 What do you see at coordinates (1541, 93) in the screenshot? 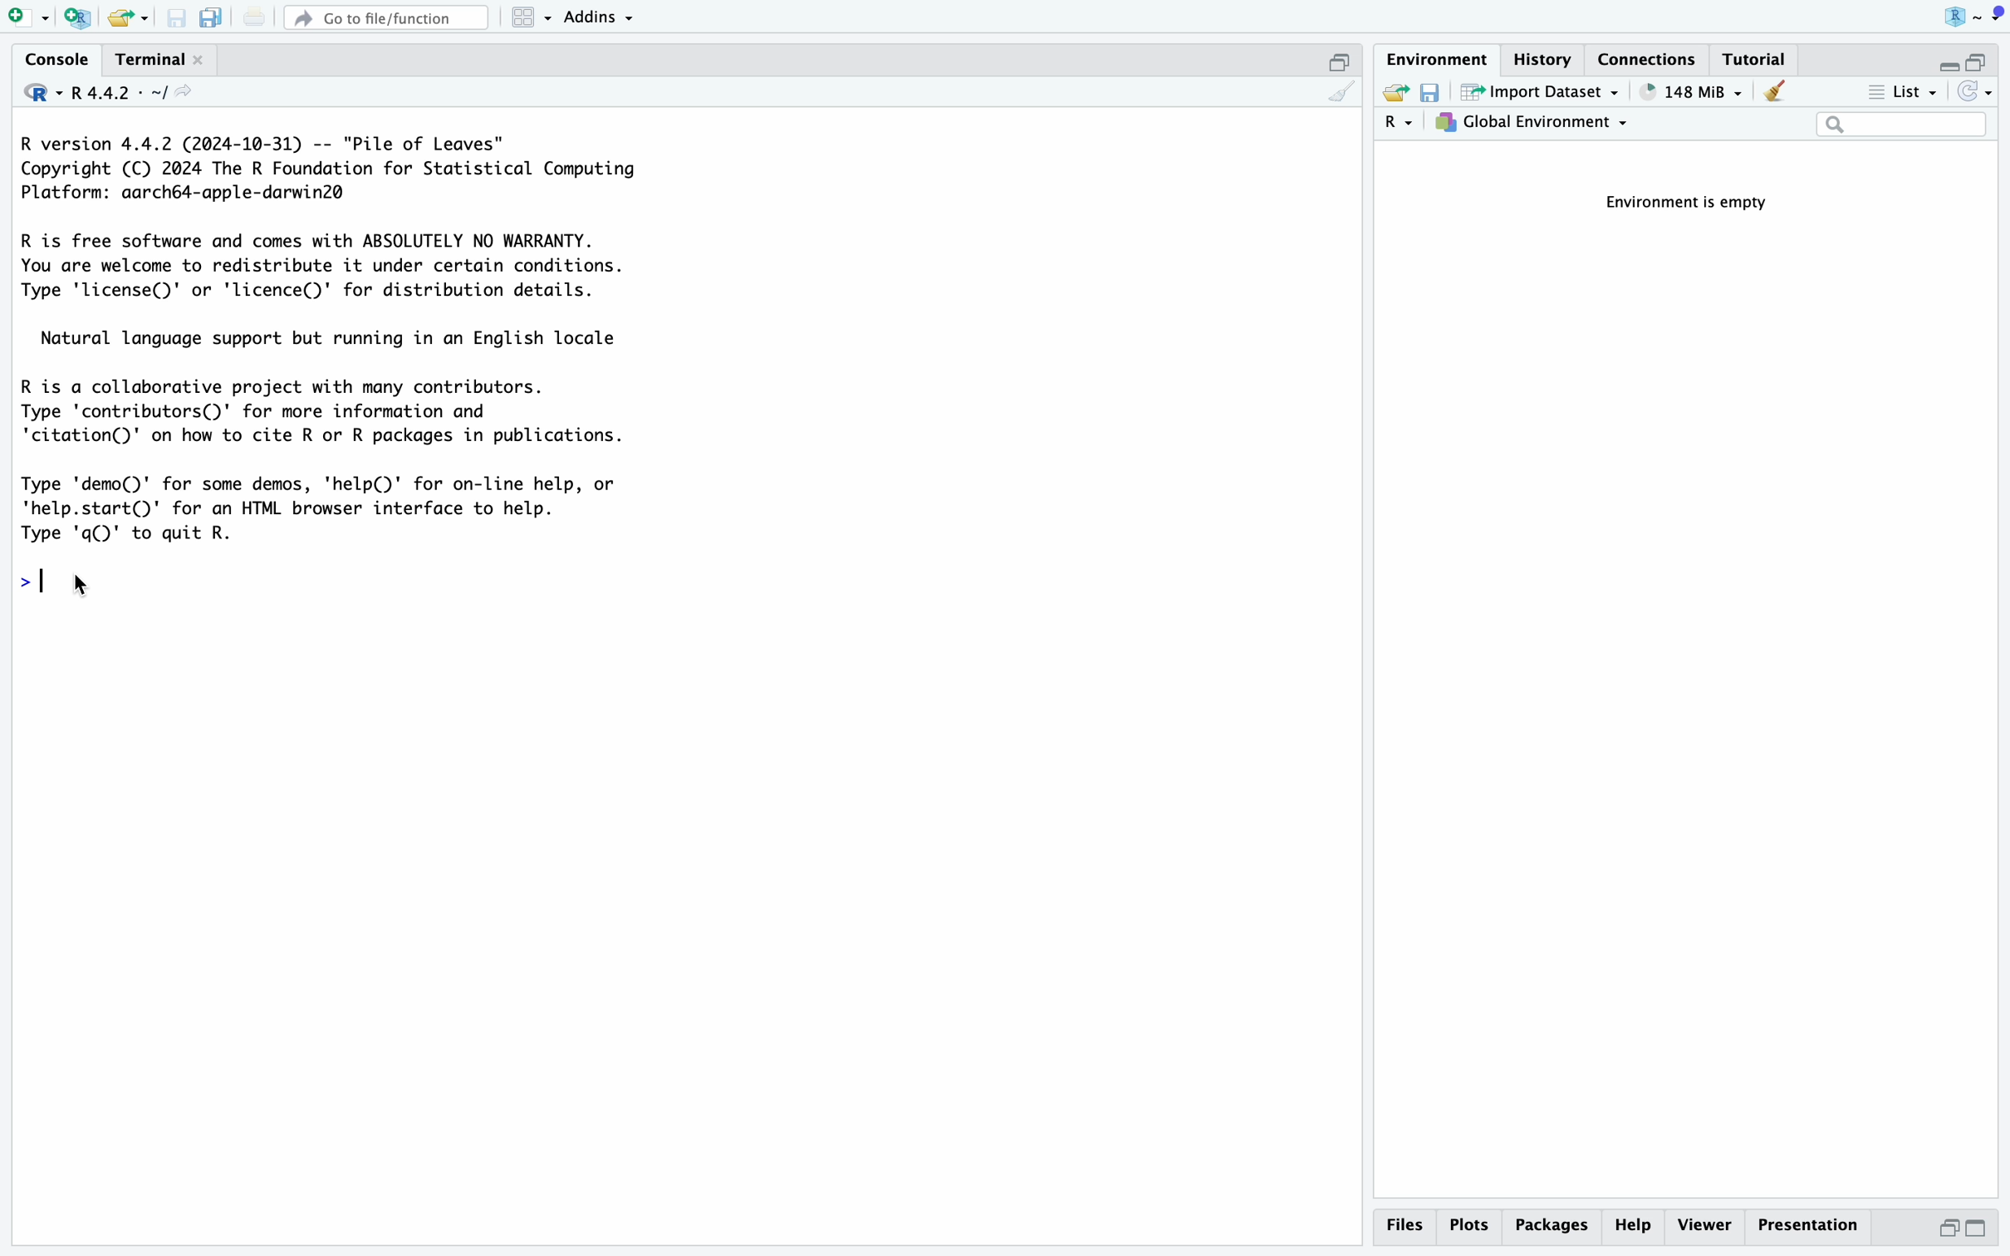
I see `import dataset` at bounding box center [1541, 93].